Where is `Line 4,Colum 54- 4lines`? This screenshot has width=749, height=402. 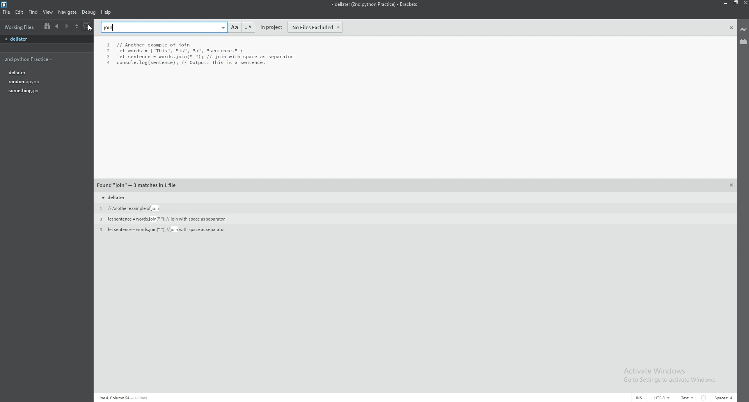
Line 4,Colum 54- 4lines is located at coordinates (126, 396).